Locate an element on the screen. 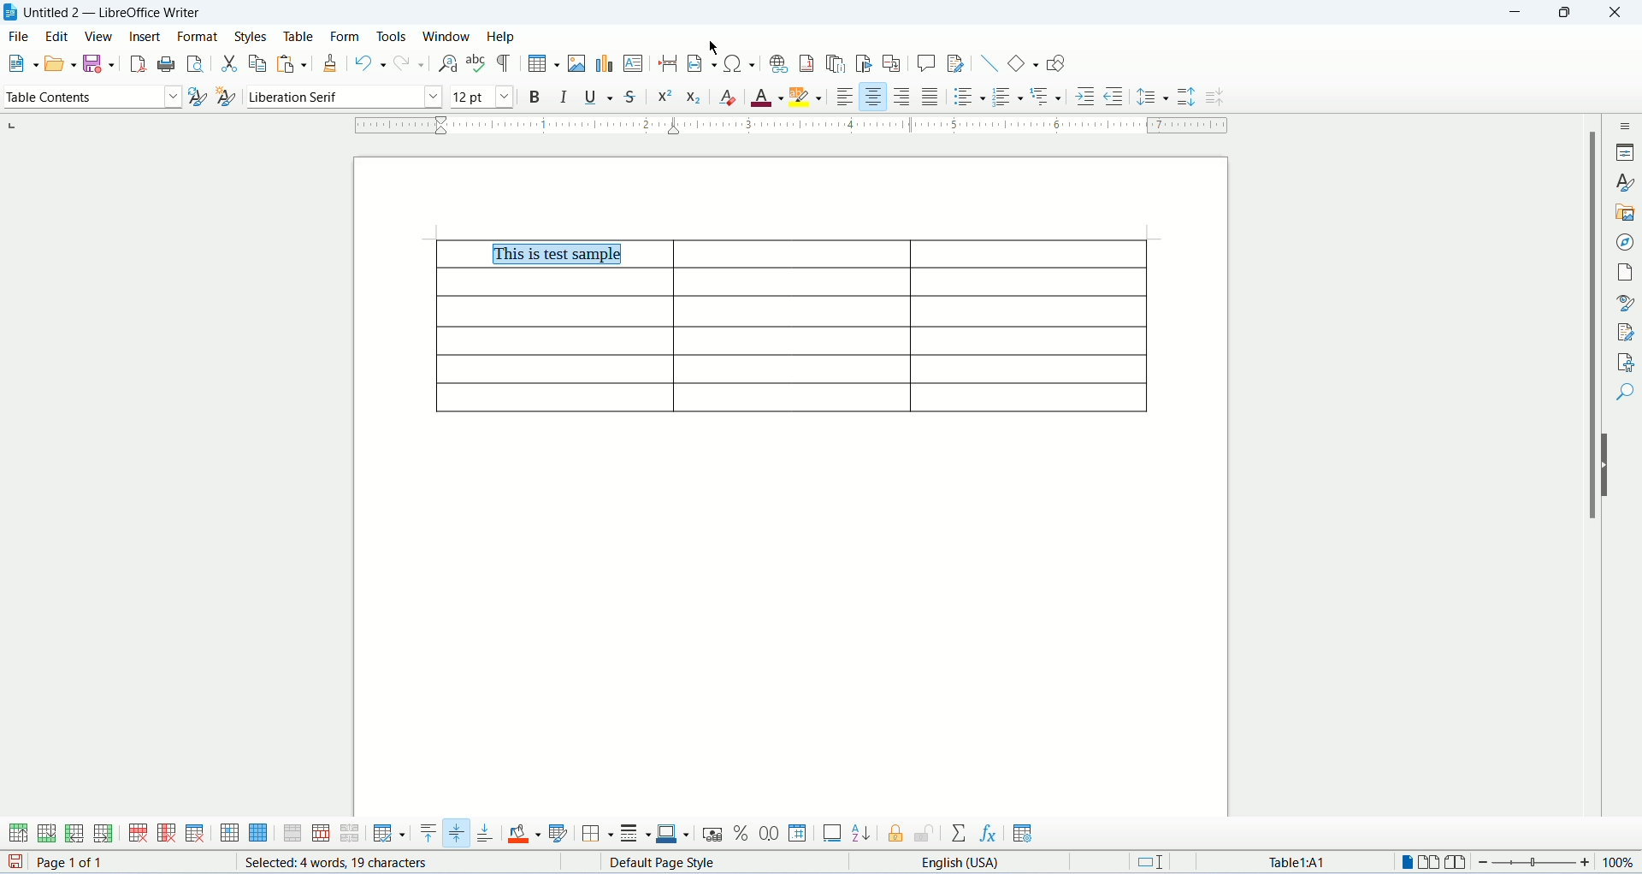 This screenshot has height=874, width=1642. insert page break is located at coordinates (669, 62).